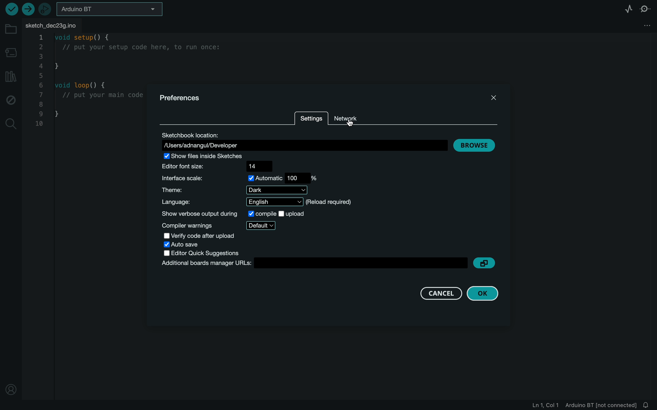 The image size is (657, 410). What do you see at coordinates (10, 76) in the screenshot?
I see `library manager` at bounding box center [10, 76].